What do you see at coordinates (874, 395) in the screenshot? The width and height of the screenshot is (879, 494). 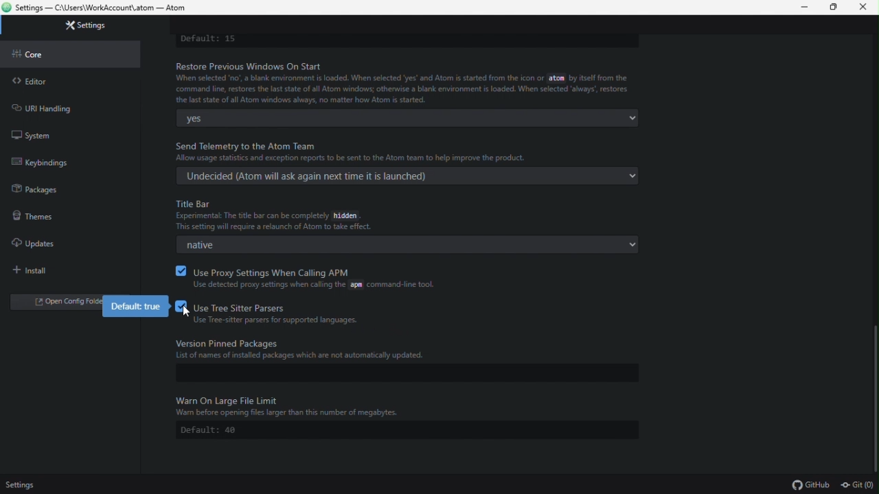 I see `scroll bar` at bounding box center [874, 395].